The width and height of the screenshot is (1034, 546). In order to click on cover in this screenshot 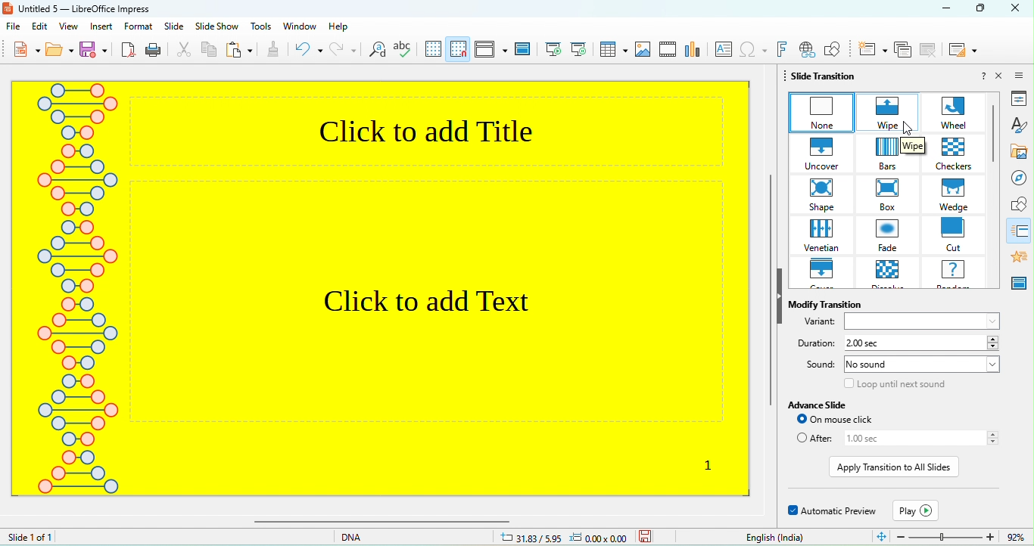, I will do `click(822, 274)`.